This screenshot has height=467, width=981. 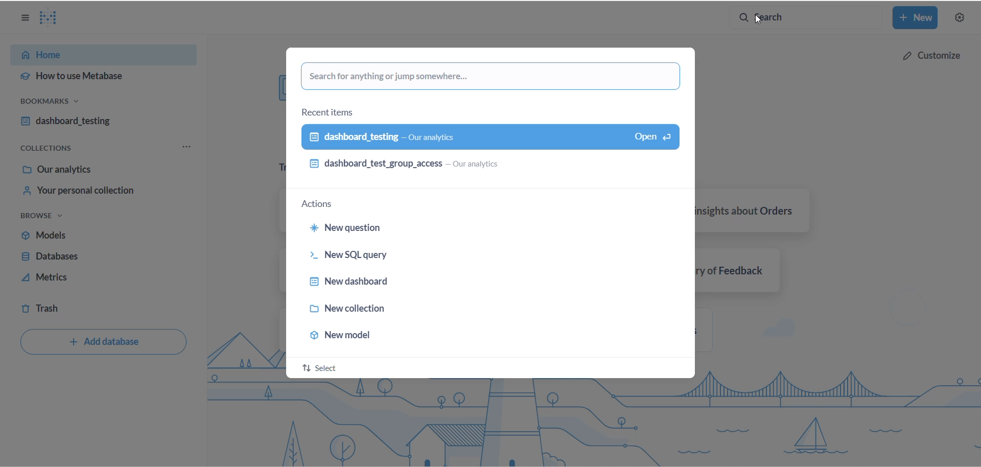 What do you see at coordinates (928, 54) in the screenshot?
I see `customize` at bounding box center [928, 54].